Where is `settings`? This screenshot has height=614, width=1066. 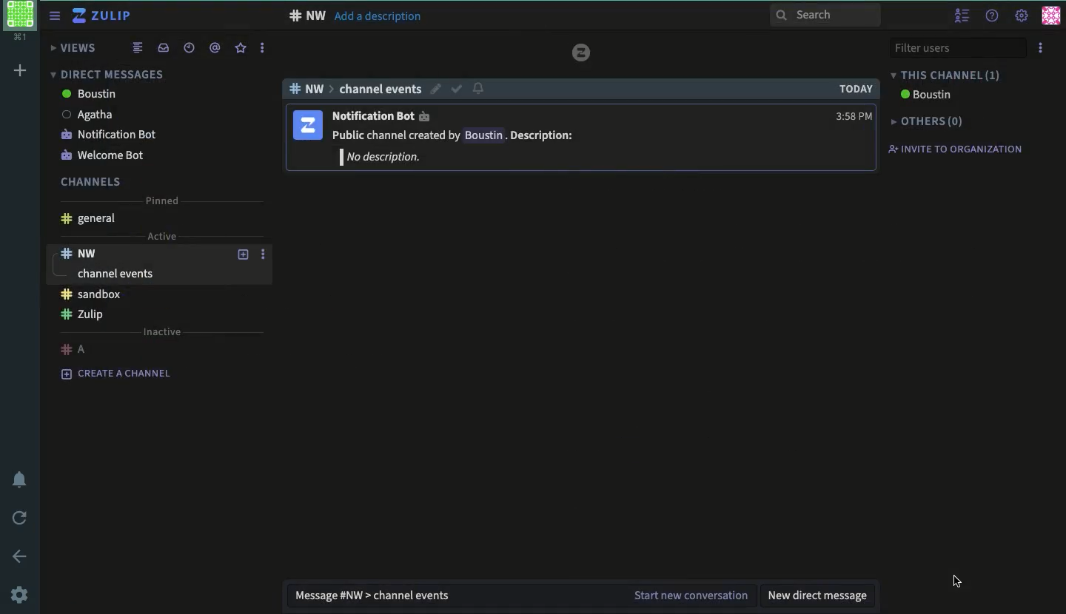
settings is located at coordinates (1021, 15).